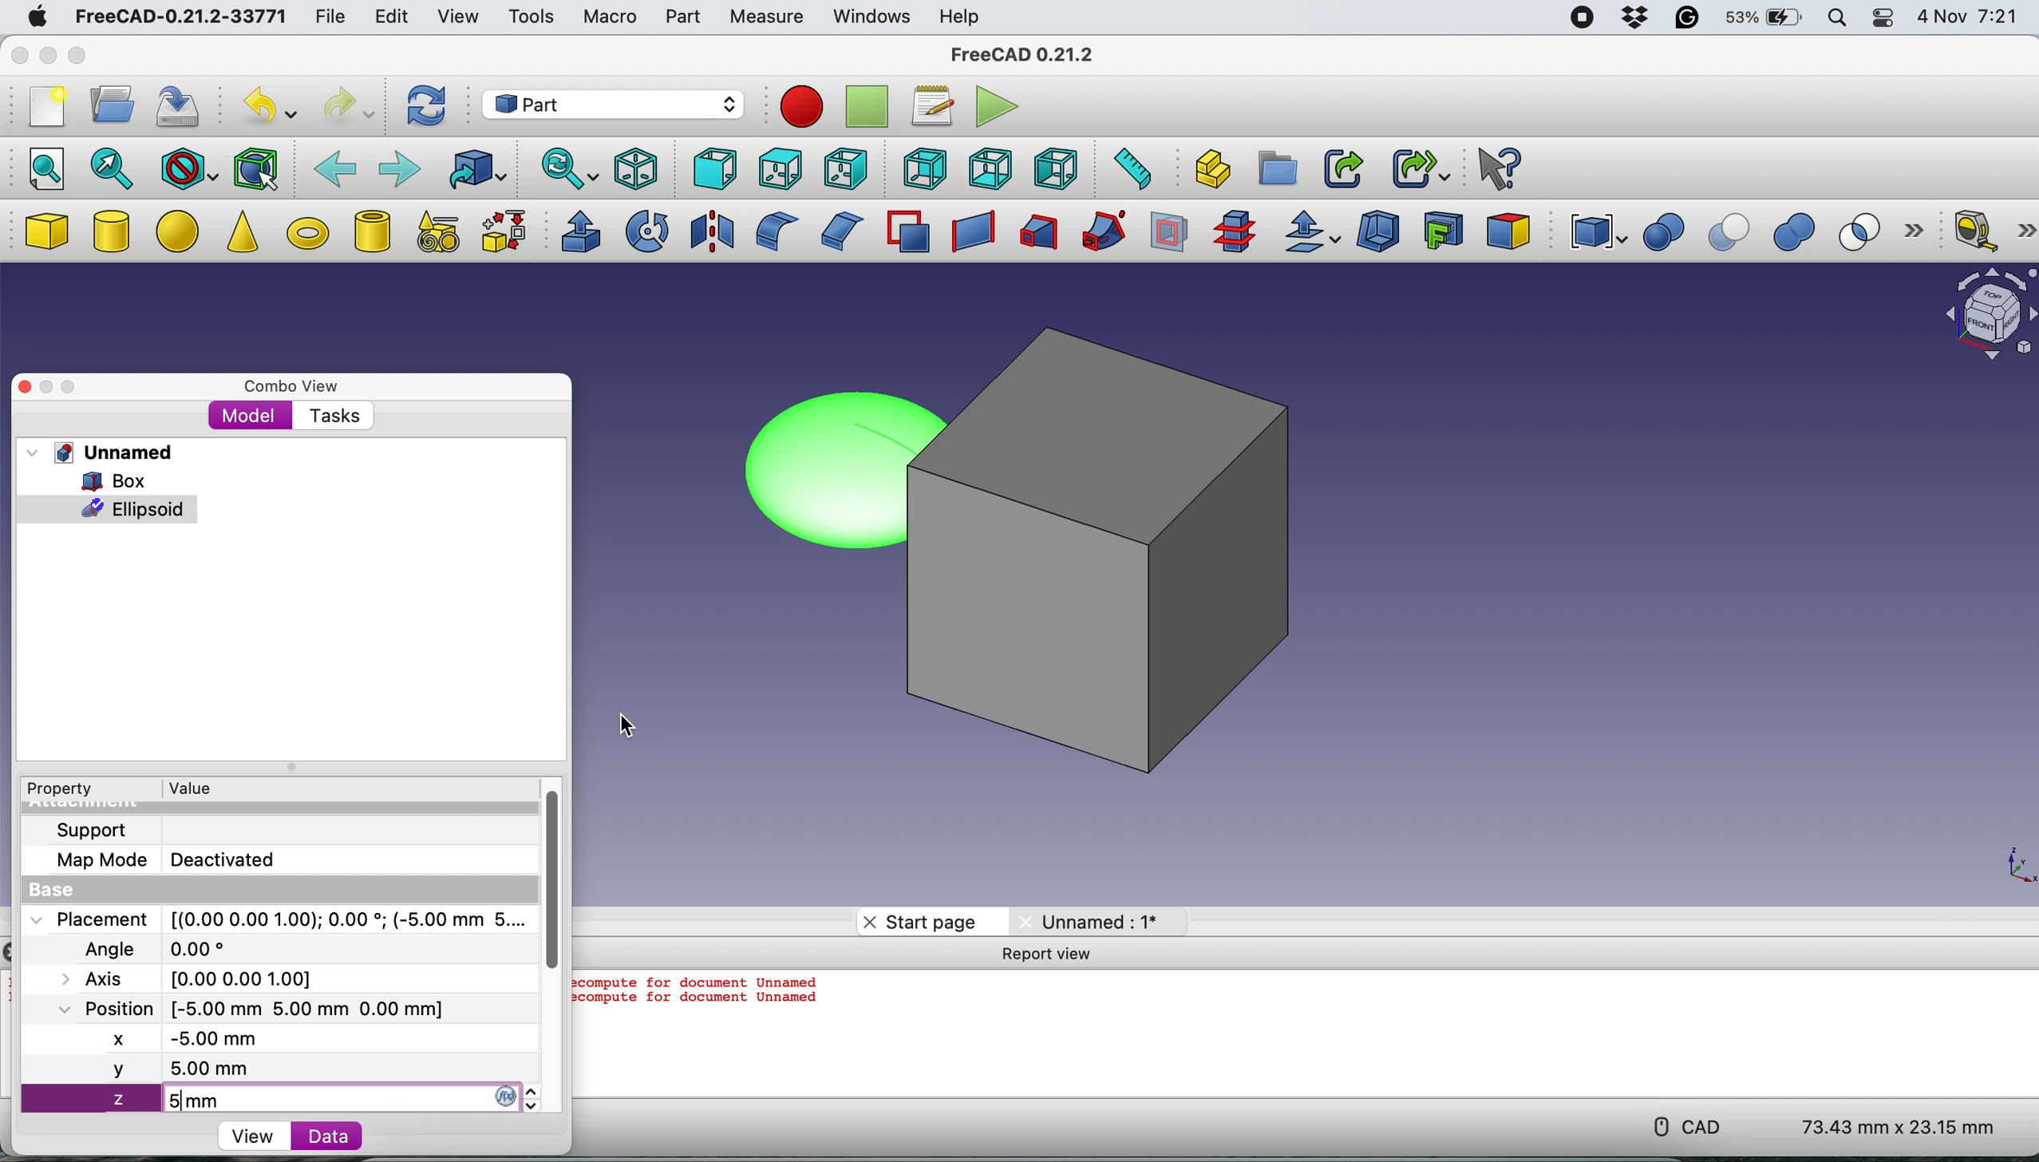  What do you see at coordinates (713, 230) in the screenshot?
I see `mirroring` at bounding box center [713, 230].